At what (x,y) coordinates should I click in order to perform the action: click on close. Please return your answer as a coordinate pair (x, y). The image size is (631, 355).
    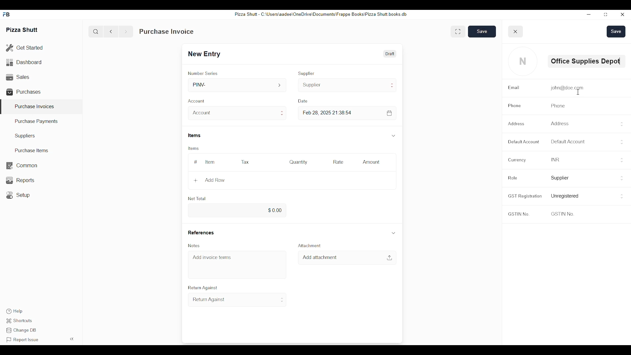
    Looking at the image, I should click on (623, 15).